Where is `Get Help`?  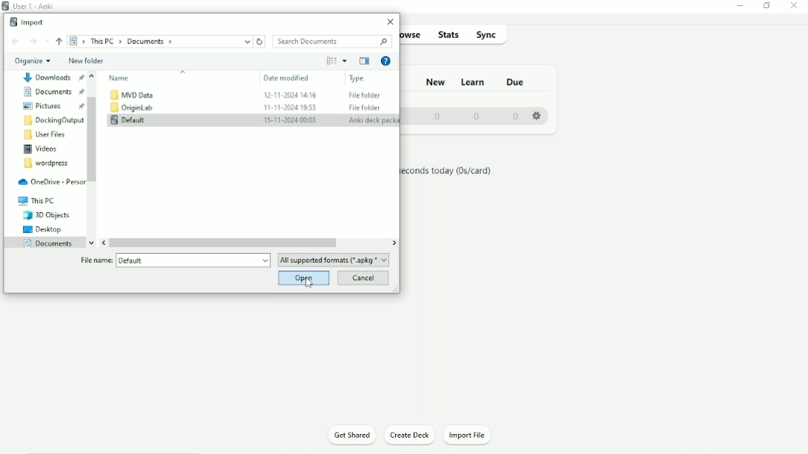 Get Help is located at coordinates (386, 61).